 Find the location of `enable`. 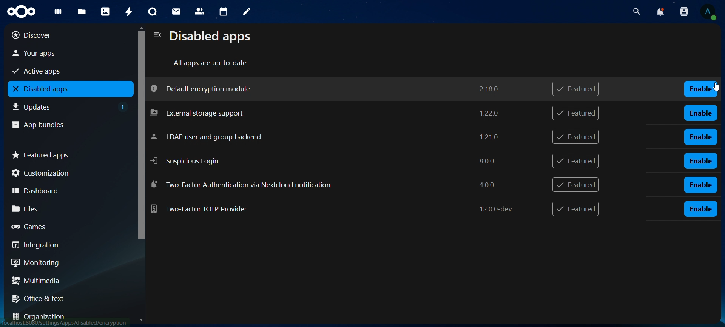

enable is located at coordinates (700, 161).